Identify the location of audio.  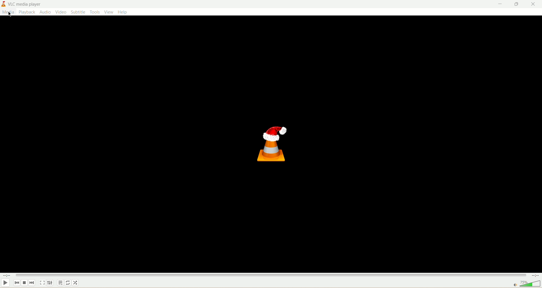
(45, 12).